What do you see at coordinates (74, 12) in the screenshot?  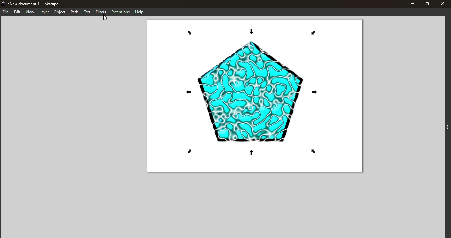 I see `Path` at bounding box center [74, 12].